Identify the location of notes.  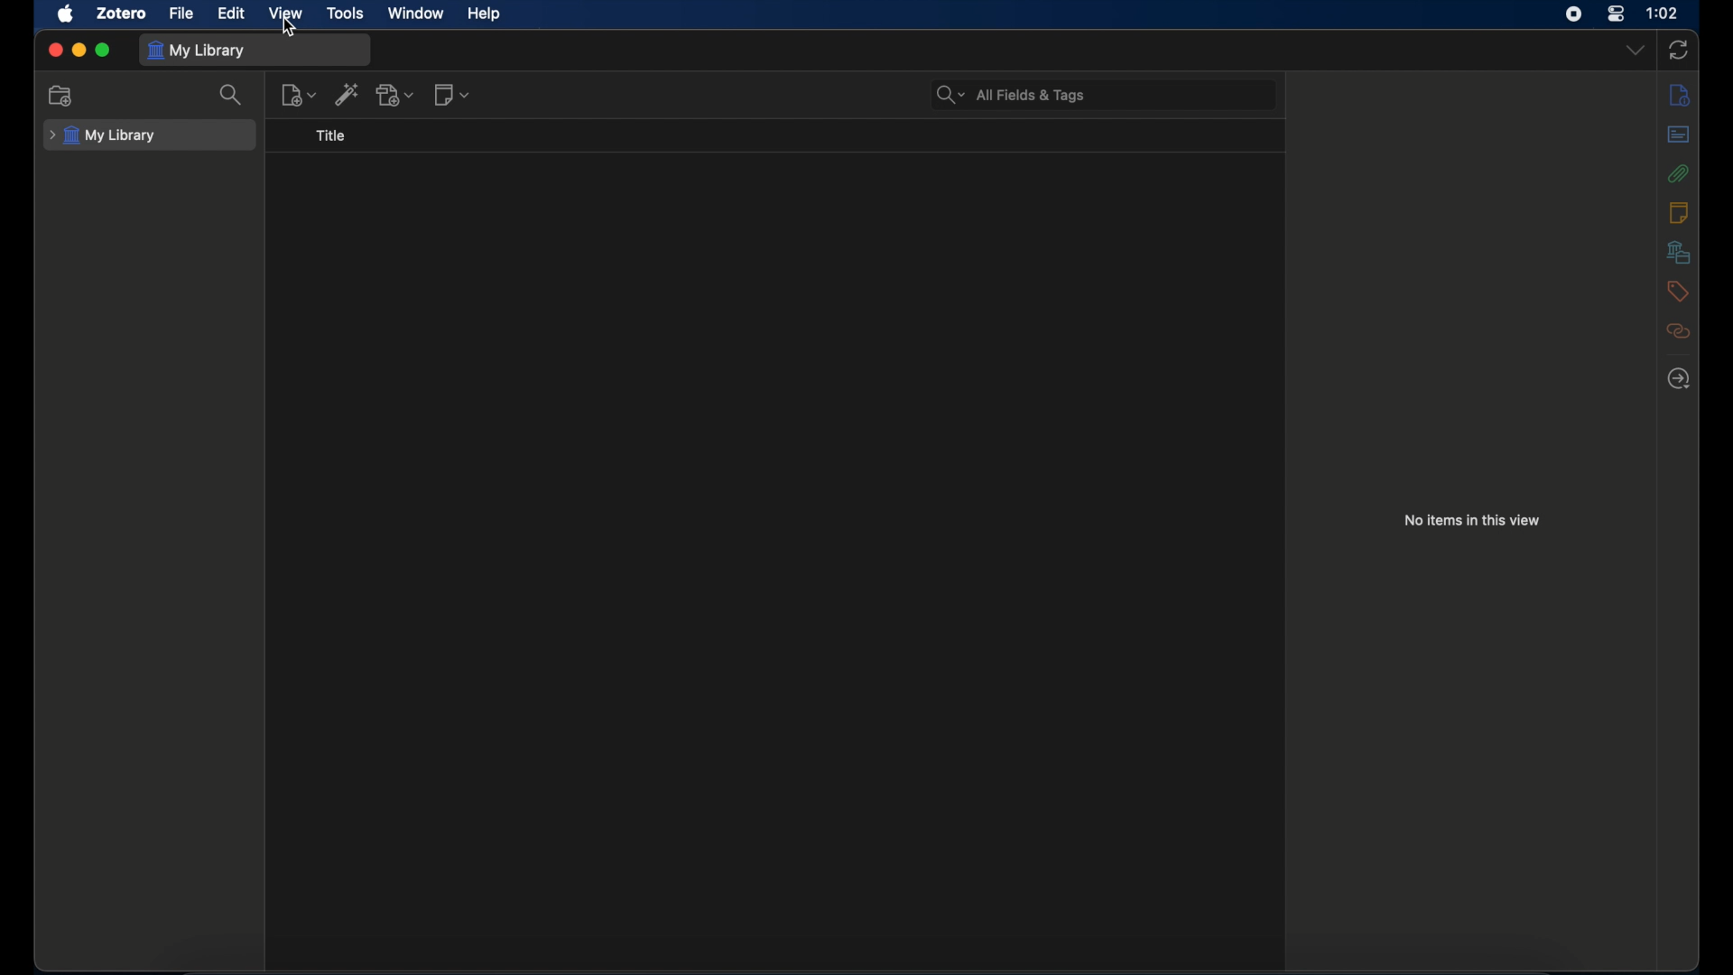
(1680, 211).